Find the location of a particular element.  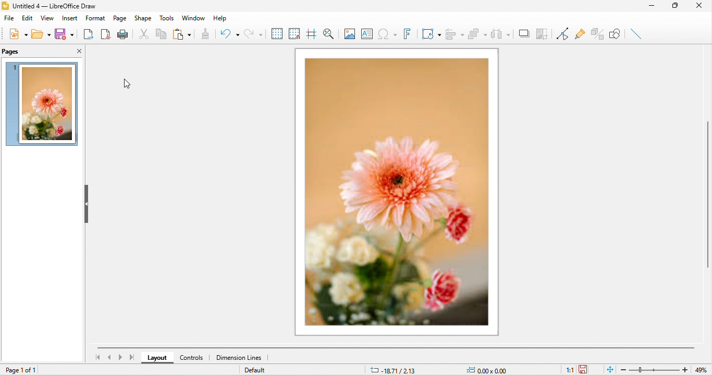

file is located at coordinates (10, 19).